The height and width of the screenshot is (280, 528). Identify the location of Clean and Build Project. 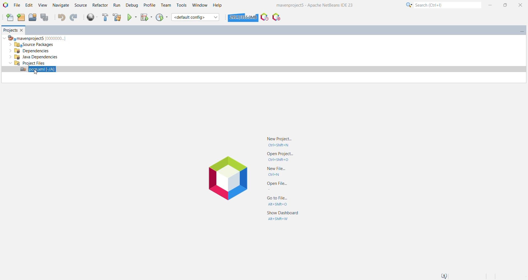
(117, 17).